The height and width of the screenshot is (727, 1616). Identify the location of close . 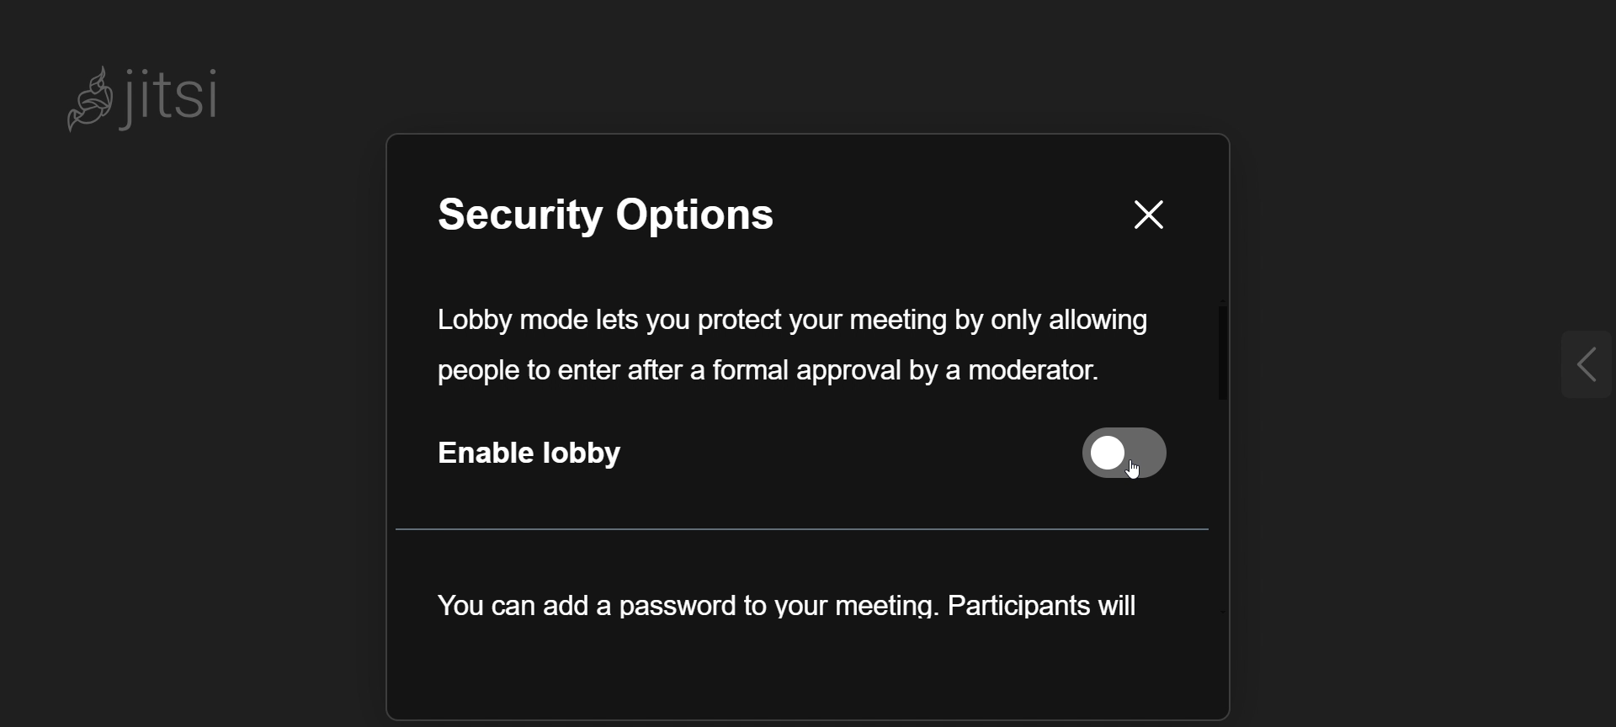
(1146, 215).